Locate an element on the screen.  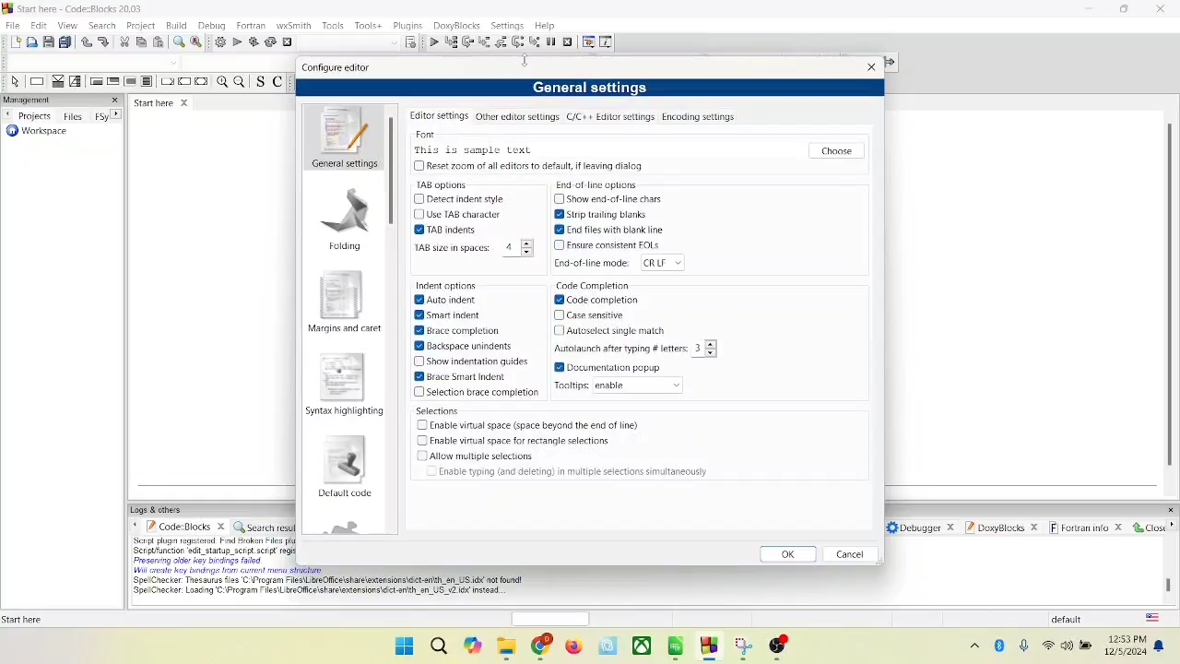
scroll bar is located at coordinates (395, 316).